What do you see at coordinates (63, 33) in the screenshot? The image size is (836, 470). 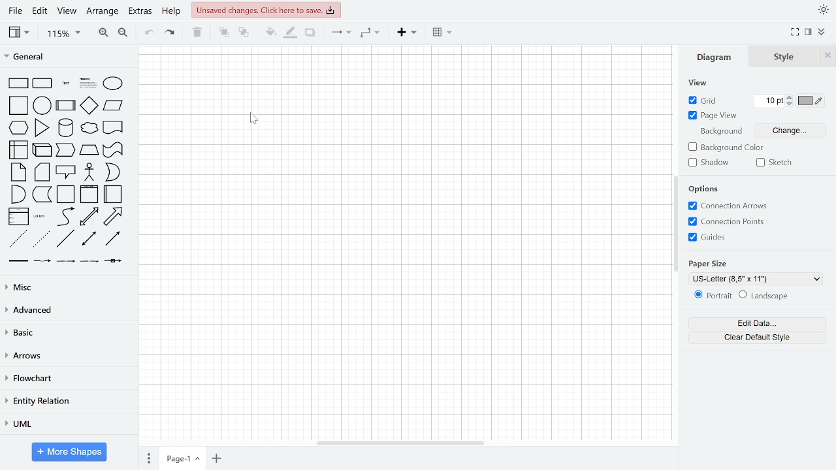 I see `zoom` at bounding box center [63, 33].